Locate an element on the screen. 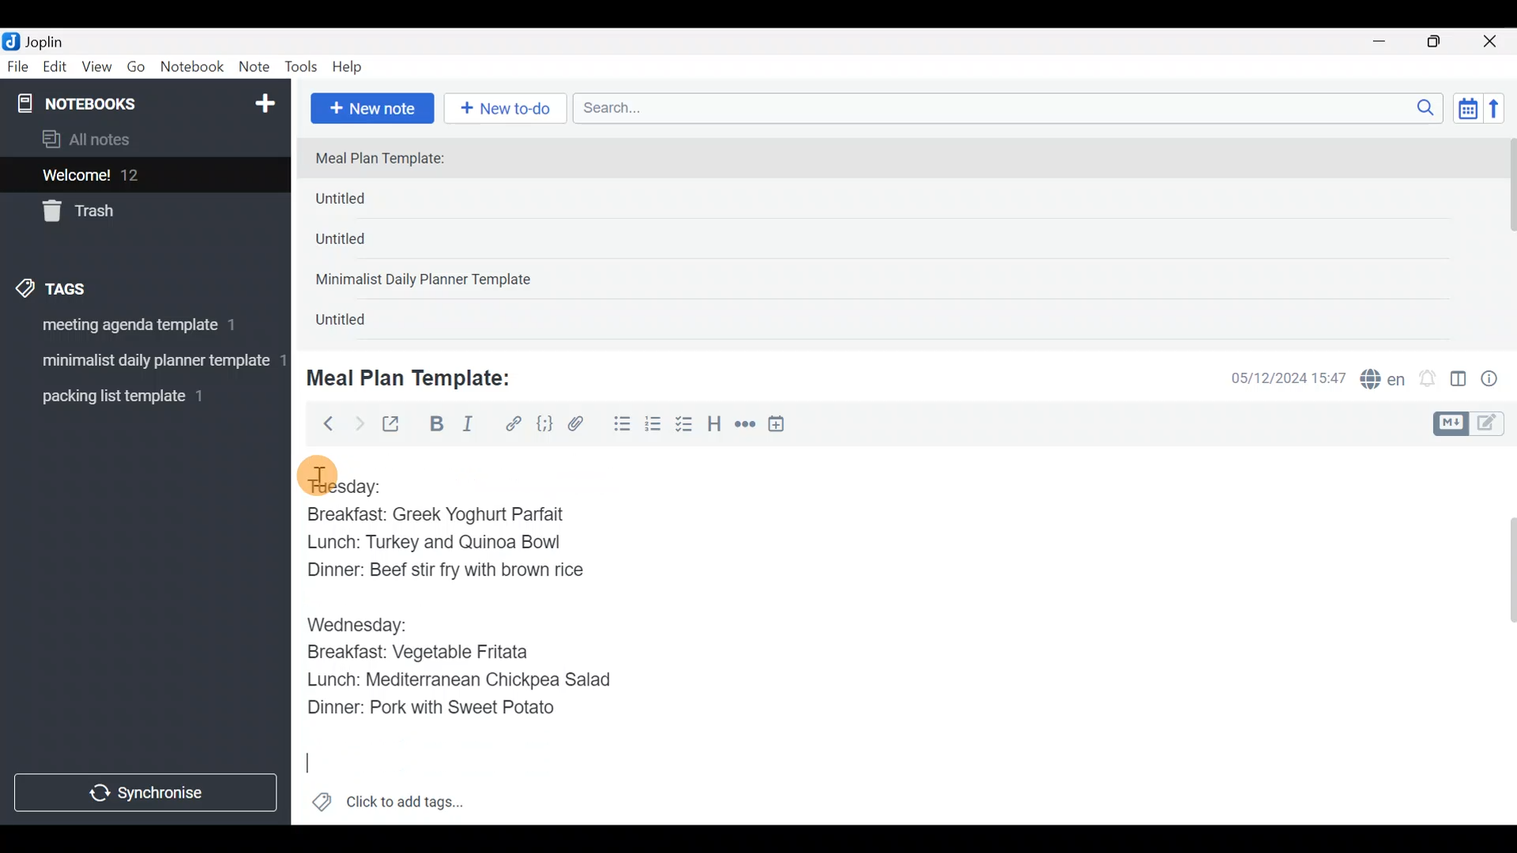 The height and width of the screenshot is (853, 1517). Tools is located at coordinates (302, 68).